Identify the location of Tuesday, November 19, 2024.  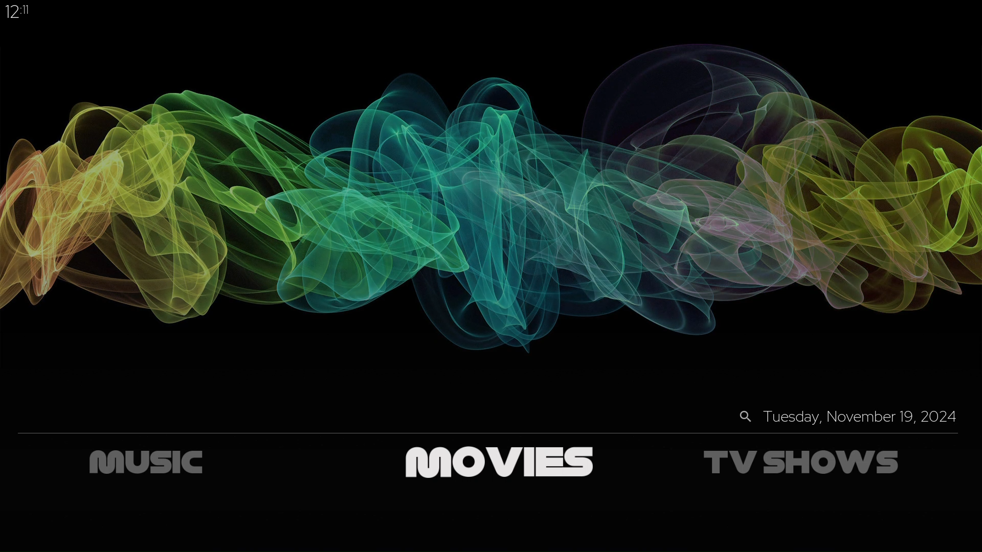
(859, 417).